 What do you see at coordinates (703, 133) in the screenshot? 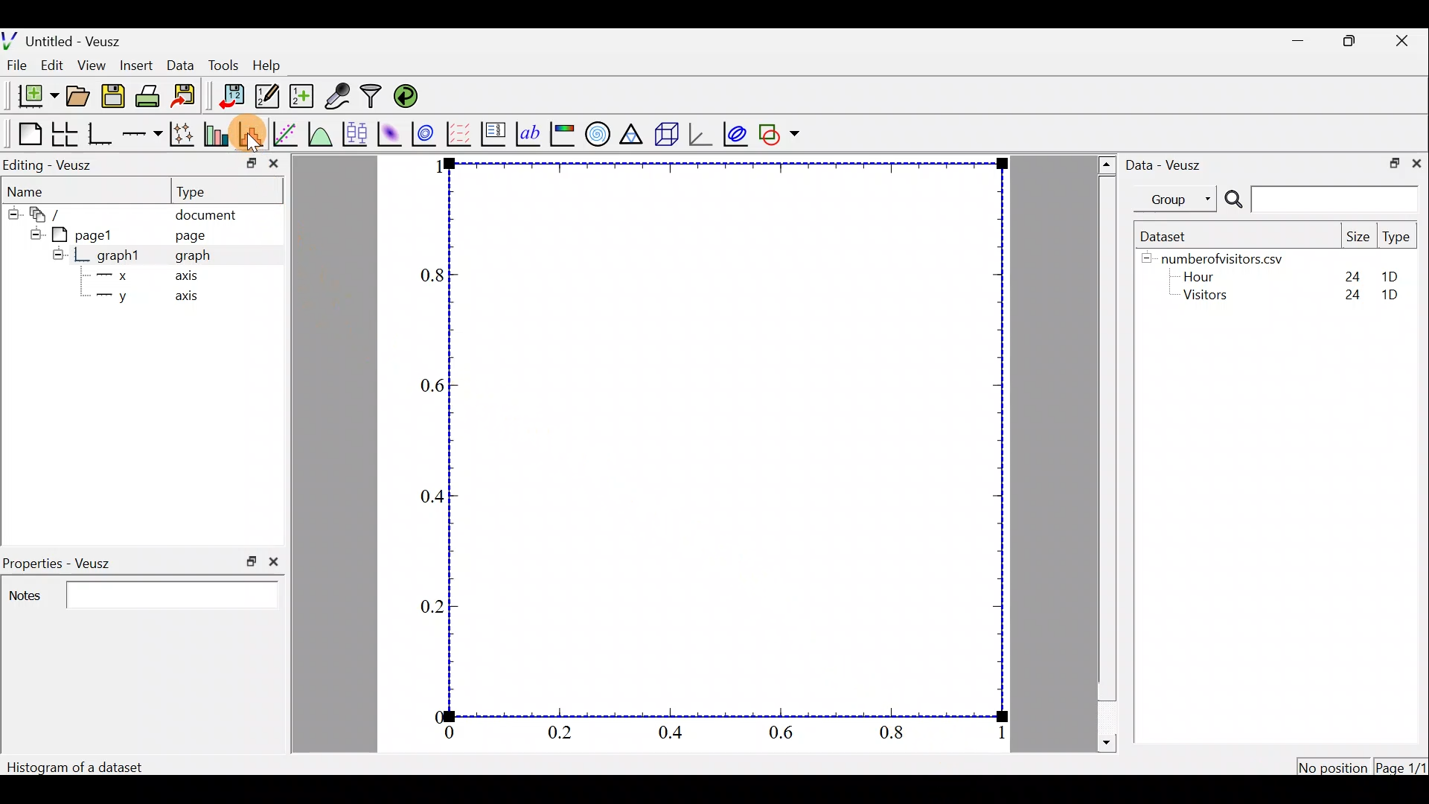
I see `3d graph` at bounding box center [703, 133].